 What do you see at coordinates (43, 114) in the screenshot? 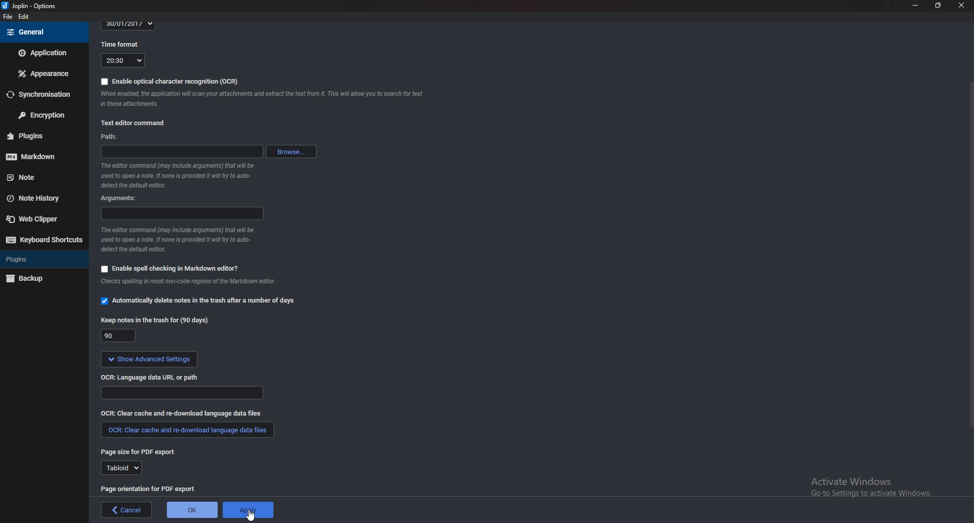
I see `Encryption` at bounding box center [43, 114].